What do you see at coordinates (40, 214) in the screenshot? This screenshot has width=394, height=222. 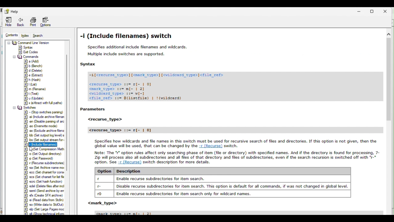 I see `show technical info` at bounding box center [40, 214].